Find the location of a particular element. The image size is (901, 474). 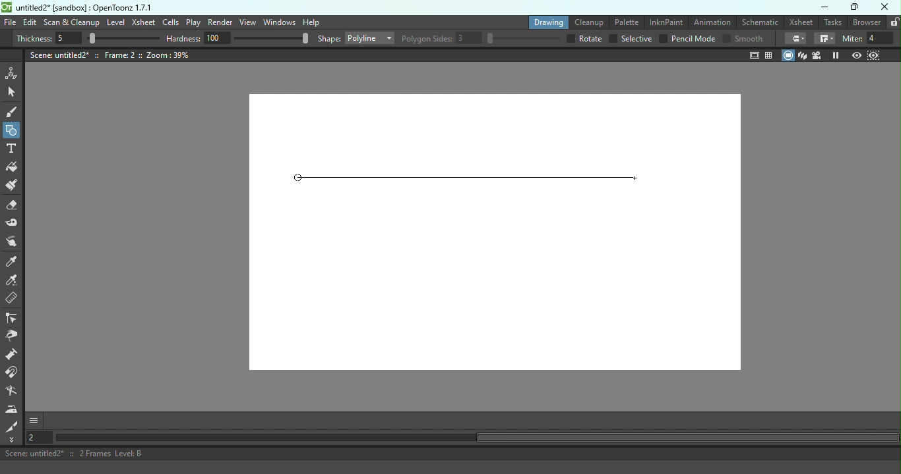

Tasks is located at coordinates (833, 22).